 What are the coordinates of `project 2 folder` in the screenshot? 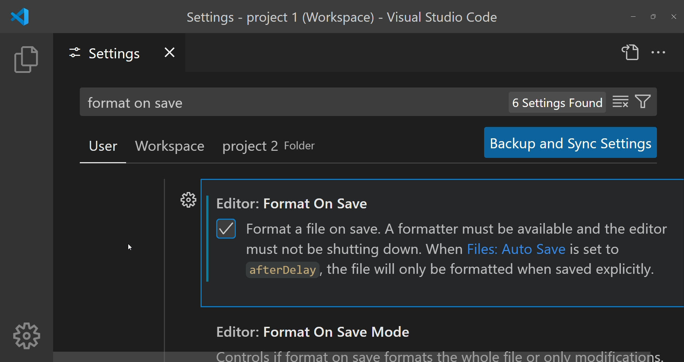 It's located at (275, 147).